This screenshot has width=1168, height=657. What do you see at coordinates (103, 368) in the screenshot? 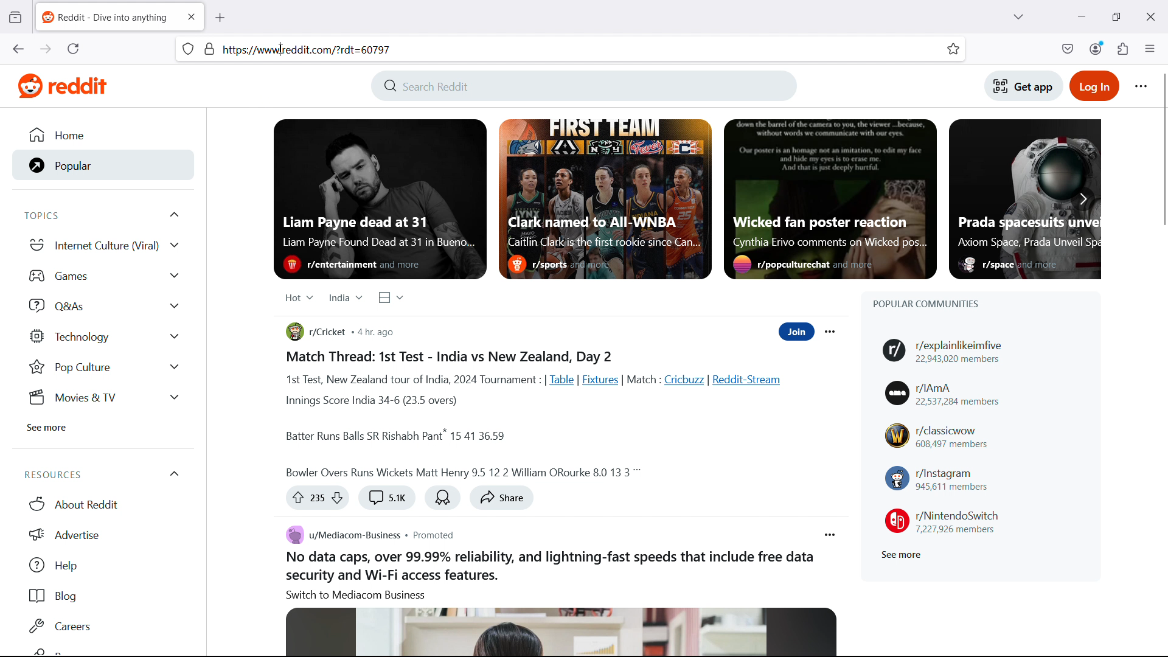
I see `Pop Culture` at bounding box center [103, 368].